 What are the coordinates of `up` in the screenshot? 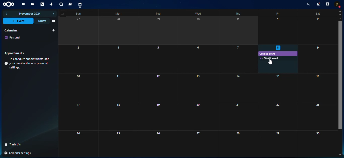 It's located at (340, 11).